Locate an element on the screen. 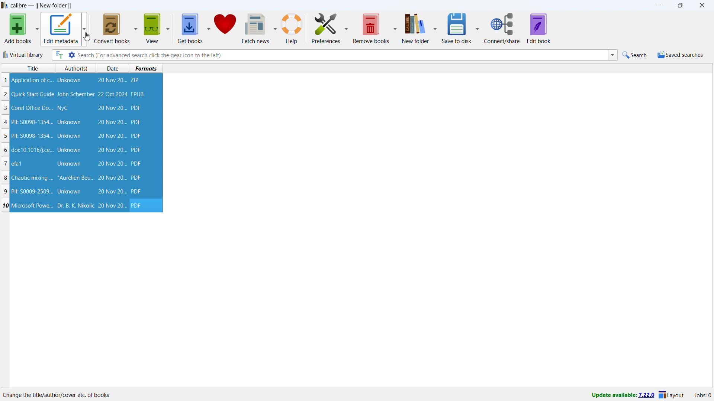 Image resolution: width=714 pixels, height=401 pixels. fetch new options is located at coordinates (275, 27).